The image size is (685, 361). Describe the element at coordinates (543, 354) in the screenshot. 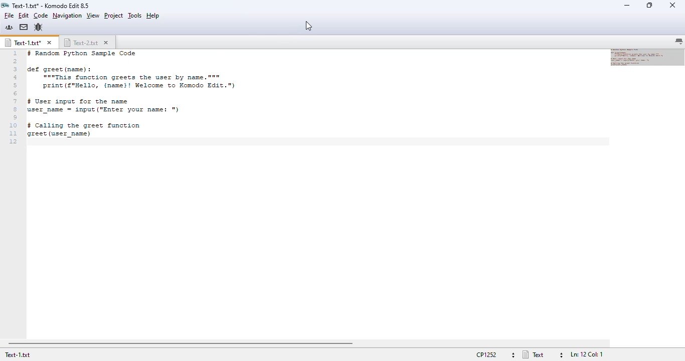

I see `file type` at that location.